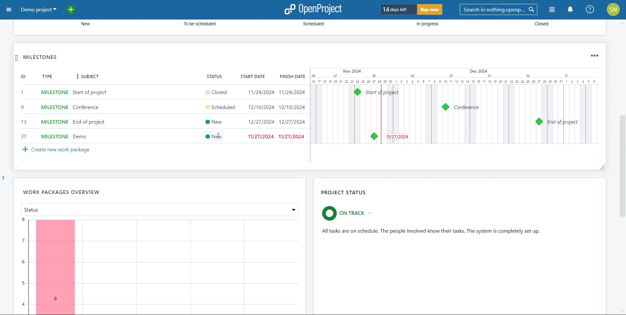 The width and height of the screenshot is (626, 315). Describe the element at coordinates (540, 121) in the screenshot. I see `milestone 13` at that location.